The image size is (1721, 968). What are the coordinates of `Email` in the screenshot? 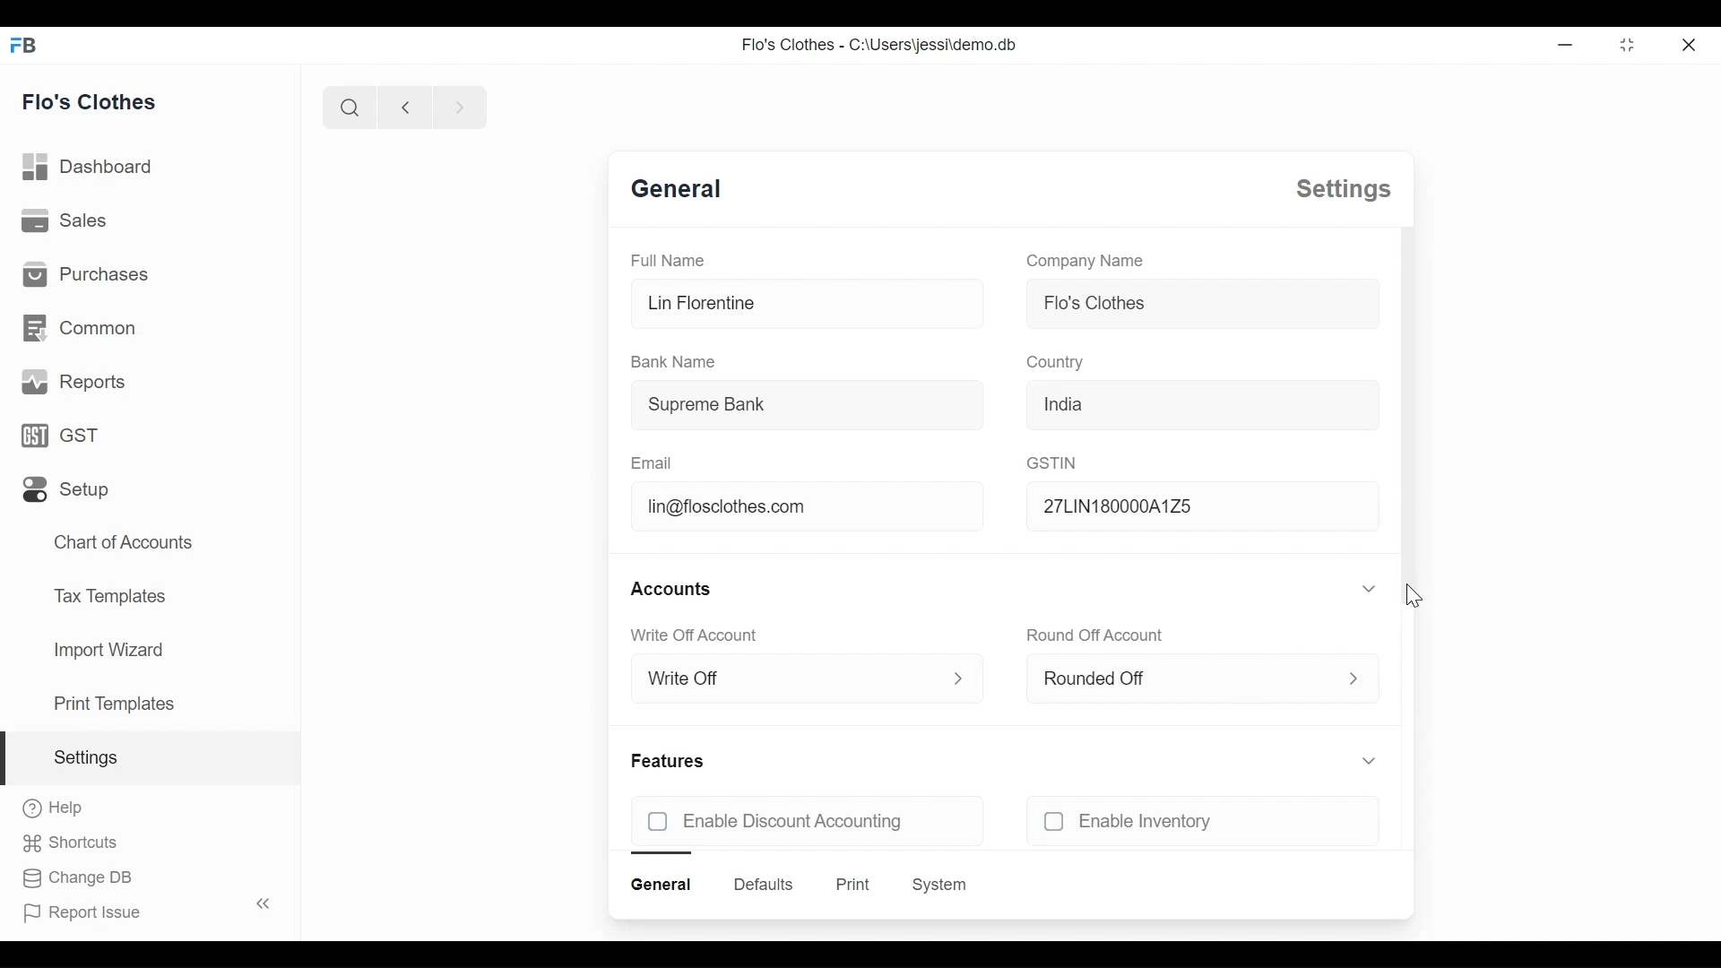 It's located at (653, 462).